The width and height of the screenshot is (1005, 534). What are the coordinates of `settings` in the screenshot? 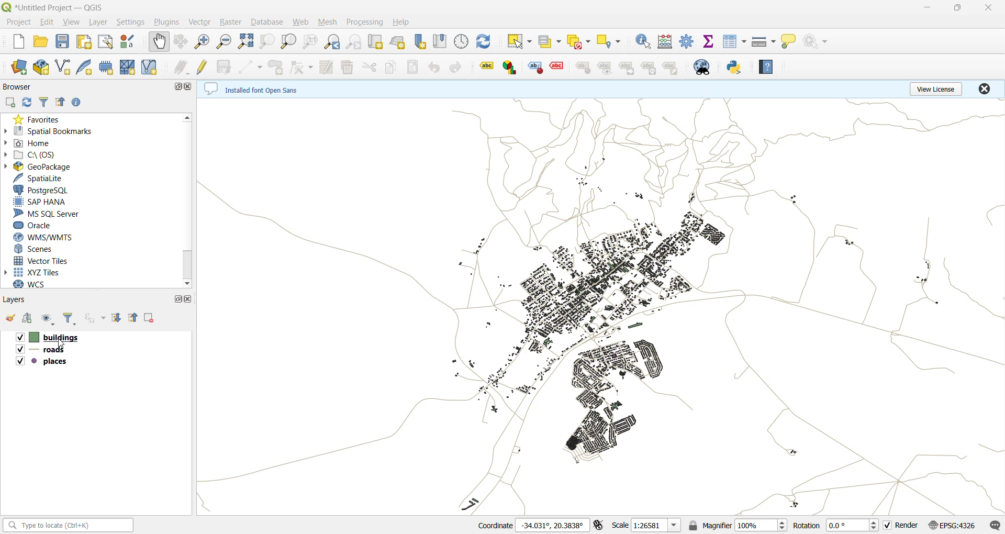 It's located at (131, 24).